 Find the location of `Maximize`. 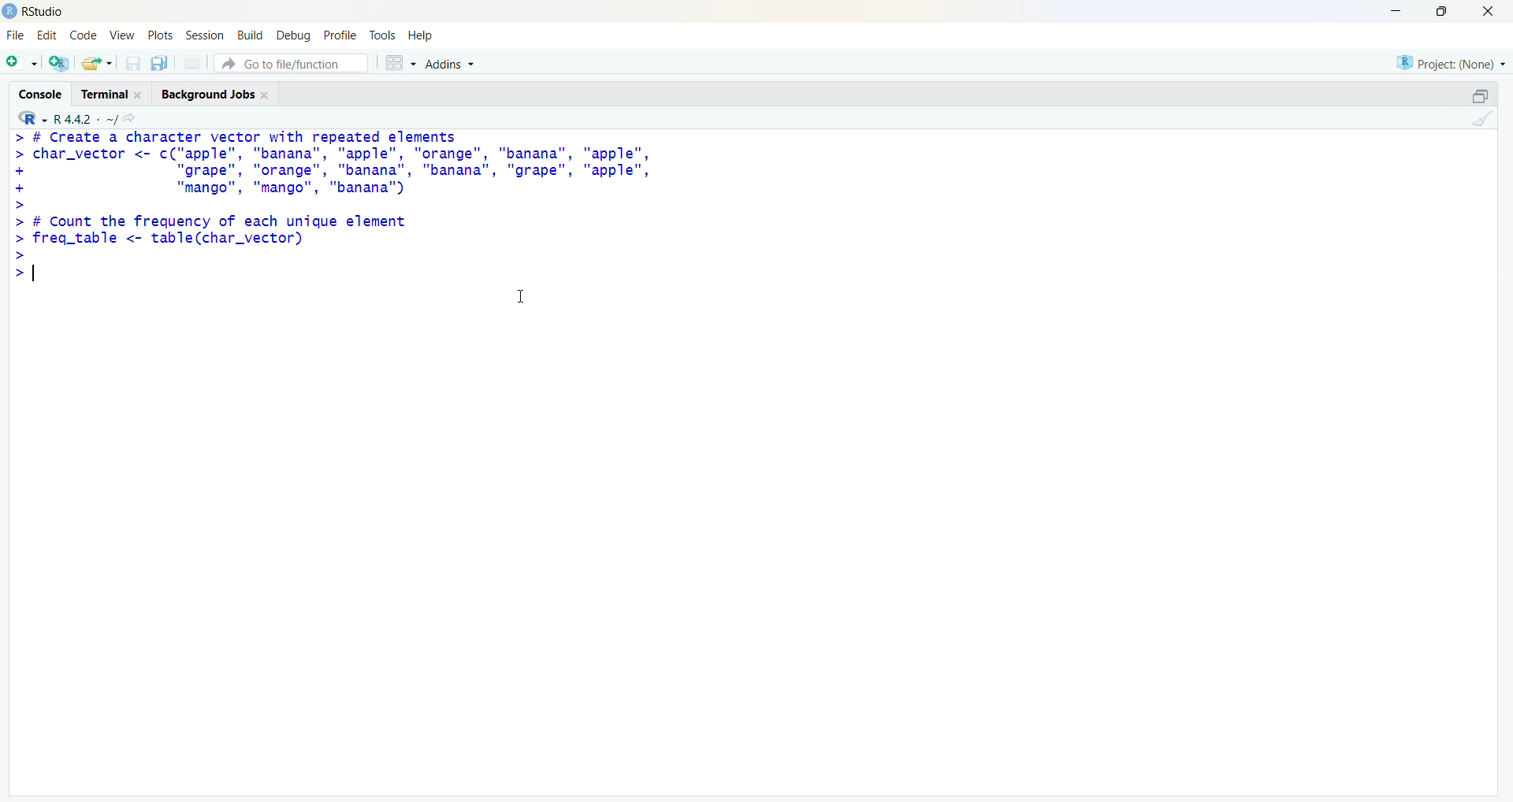

Maximize is located at coordinates (1442, 14).